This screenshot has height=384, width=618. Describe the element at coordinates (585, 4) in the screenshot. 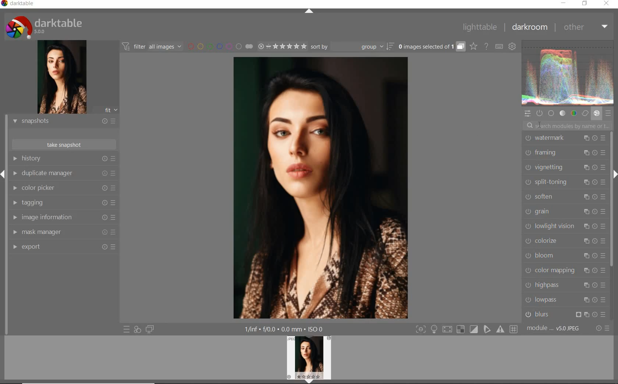

I see `restore` at that location.